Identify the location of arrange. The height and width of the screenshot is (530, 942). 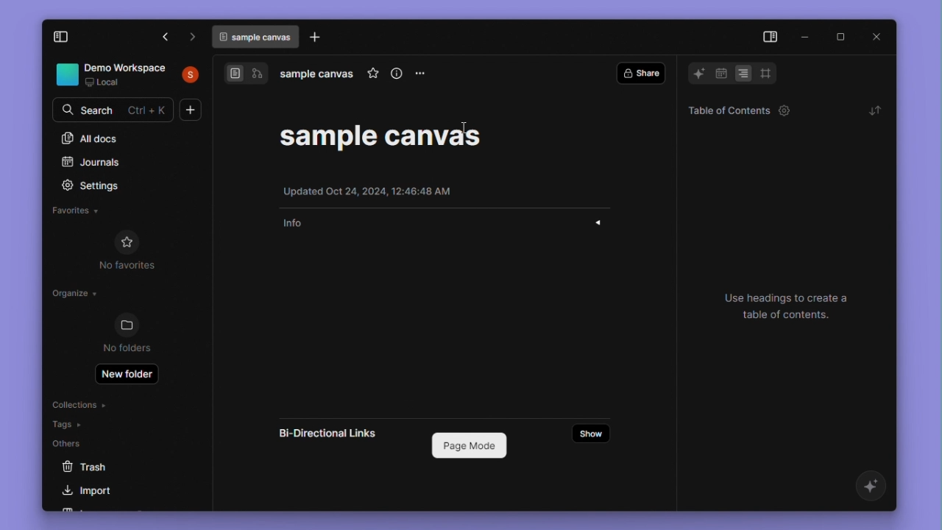
(874, 110).